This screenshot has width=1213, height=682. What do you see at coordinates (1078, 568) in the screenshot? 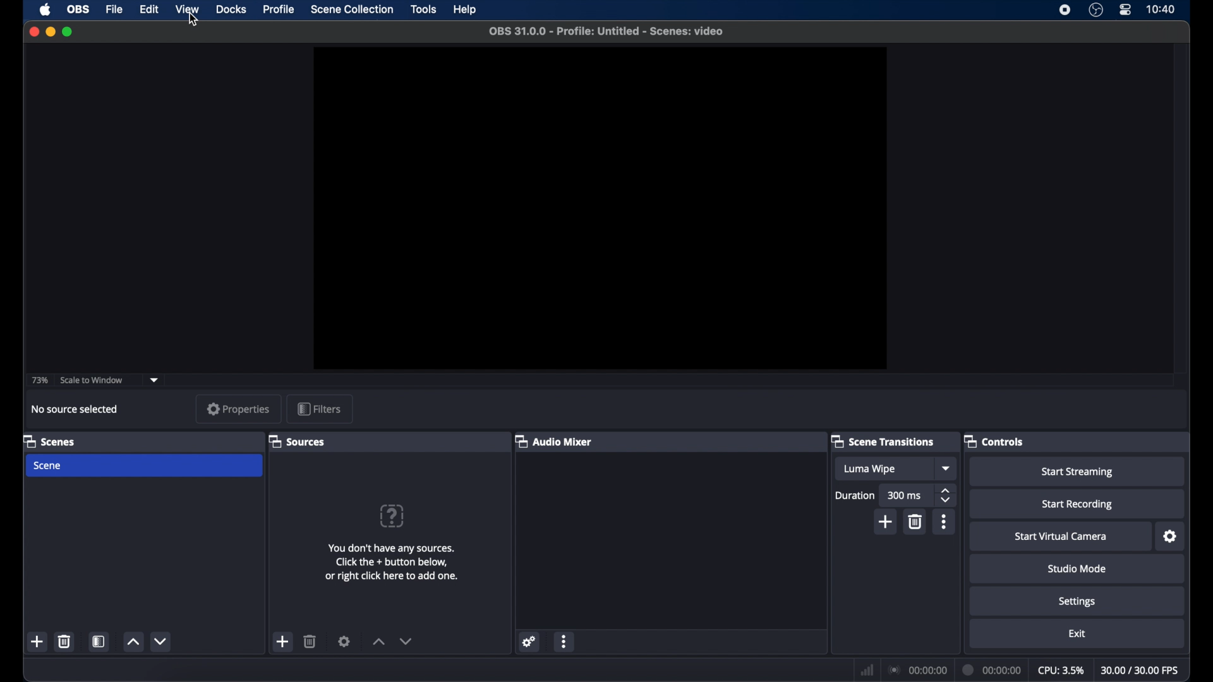
I see `studiomode` at bounding box center [1078, 568].